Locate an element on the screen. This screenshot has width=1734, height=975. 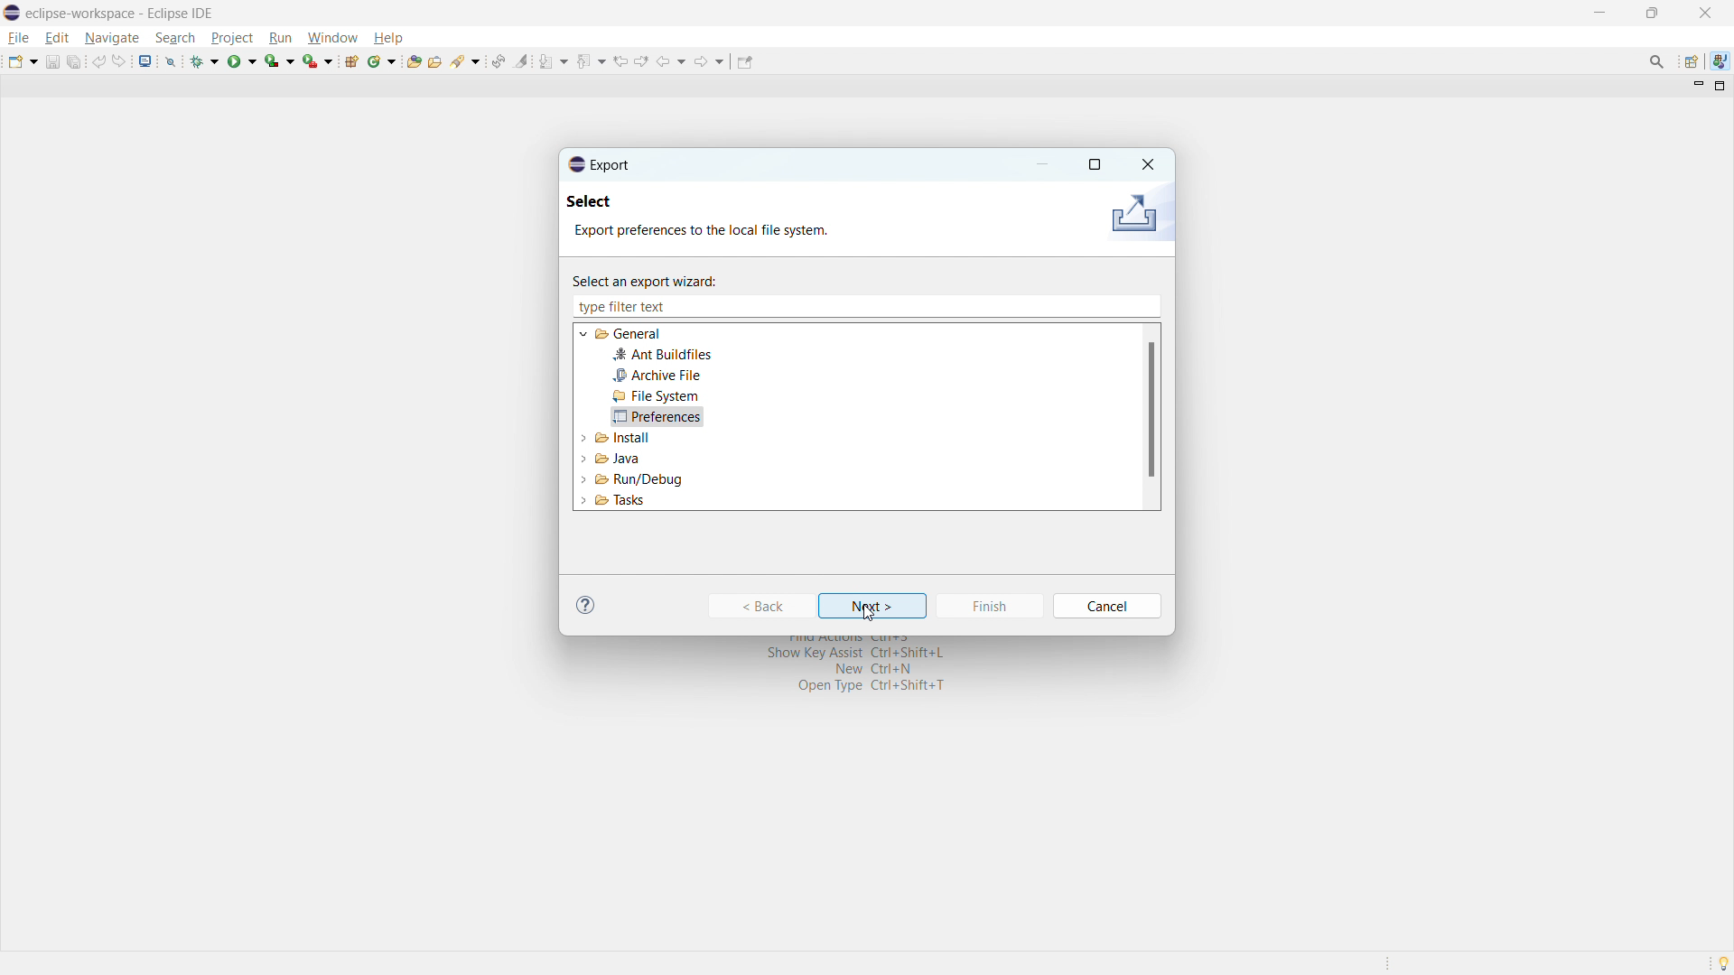
window is located at coordinates (332, 38).